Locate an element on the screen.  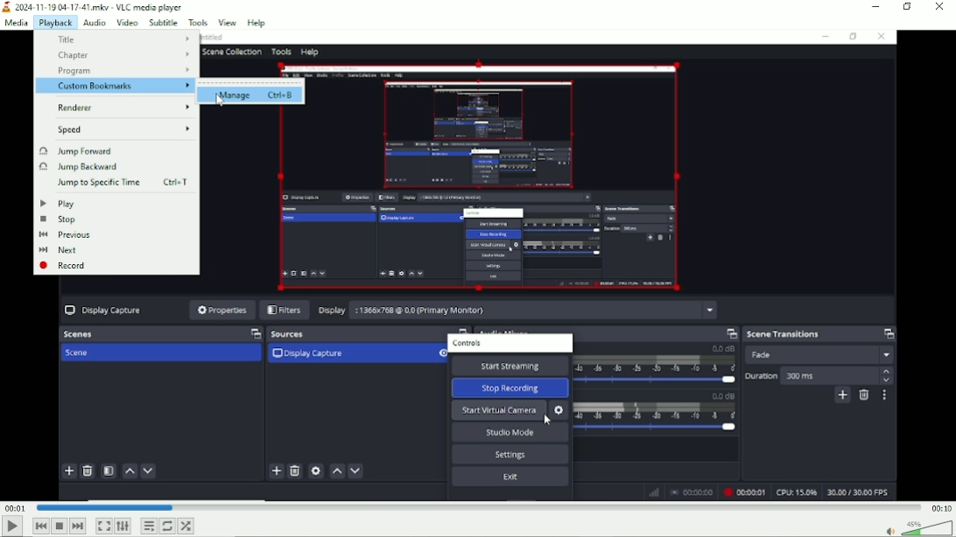
help is located at coordinates (258, 22).